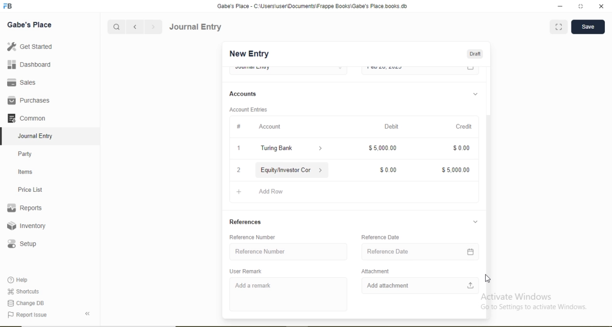  Describe the element at coordinates (239, 192) in the screenshot. I see `Add` at that location.